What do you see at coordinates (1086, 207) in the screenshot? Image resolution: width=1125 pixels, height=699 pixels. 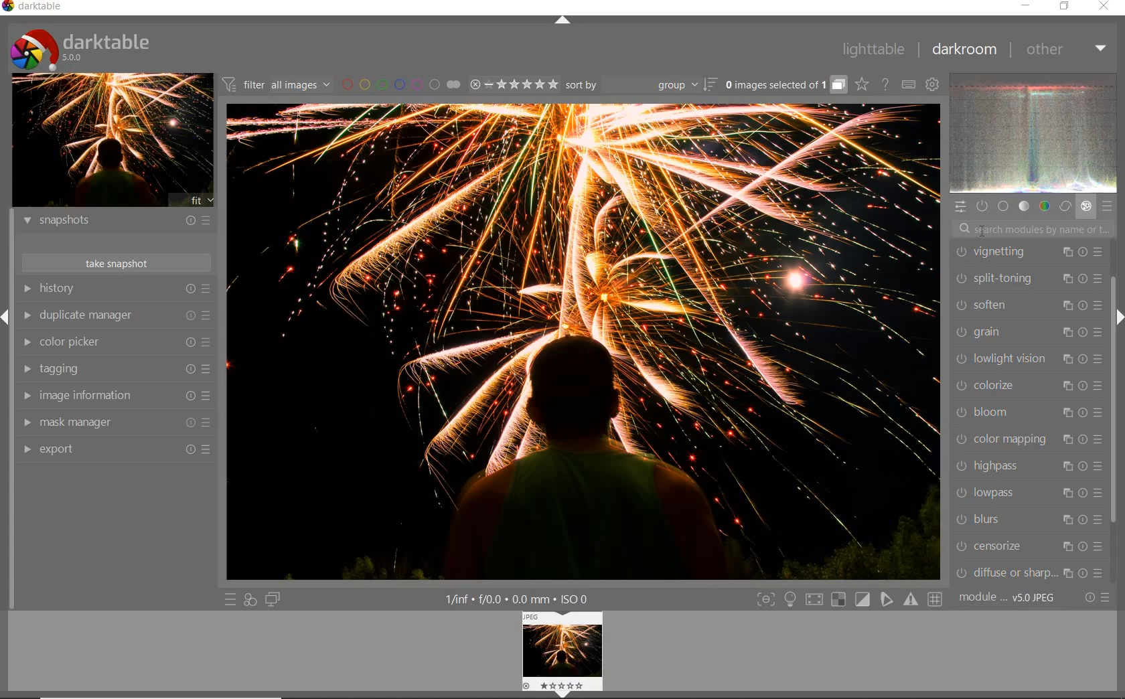 I see `effect` at bounding box center [1086, 207].